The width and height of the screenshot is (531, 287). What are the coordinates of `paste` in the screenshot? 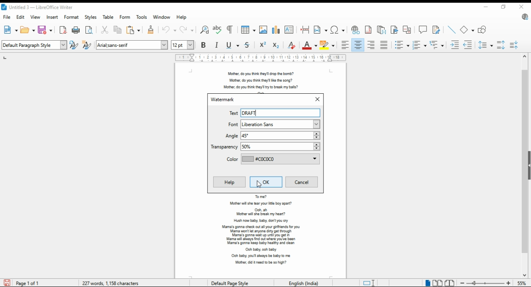 It's located at (134, 30).